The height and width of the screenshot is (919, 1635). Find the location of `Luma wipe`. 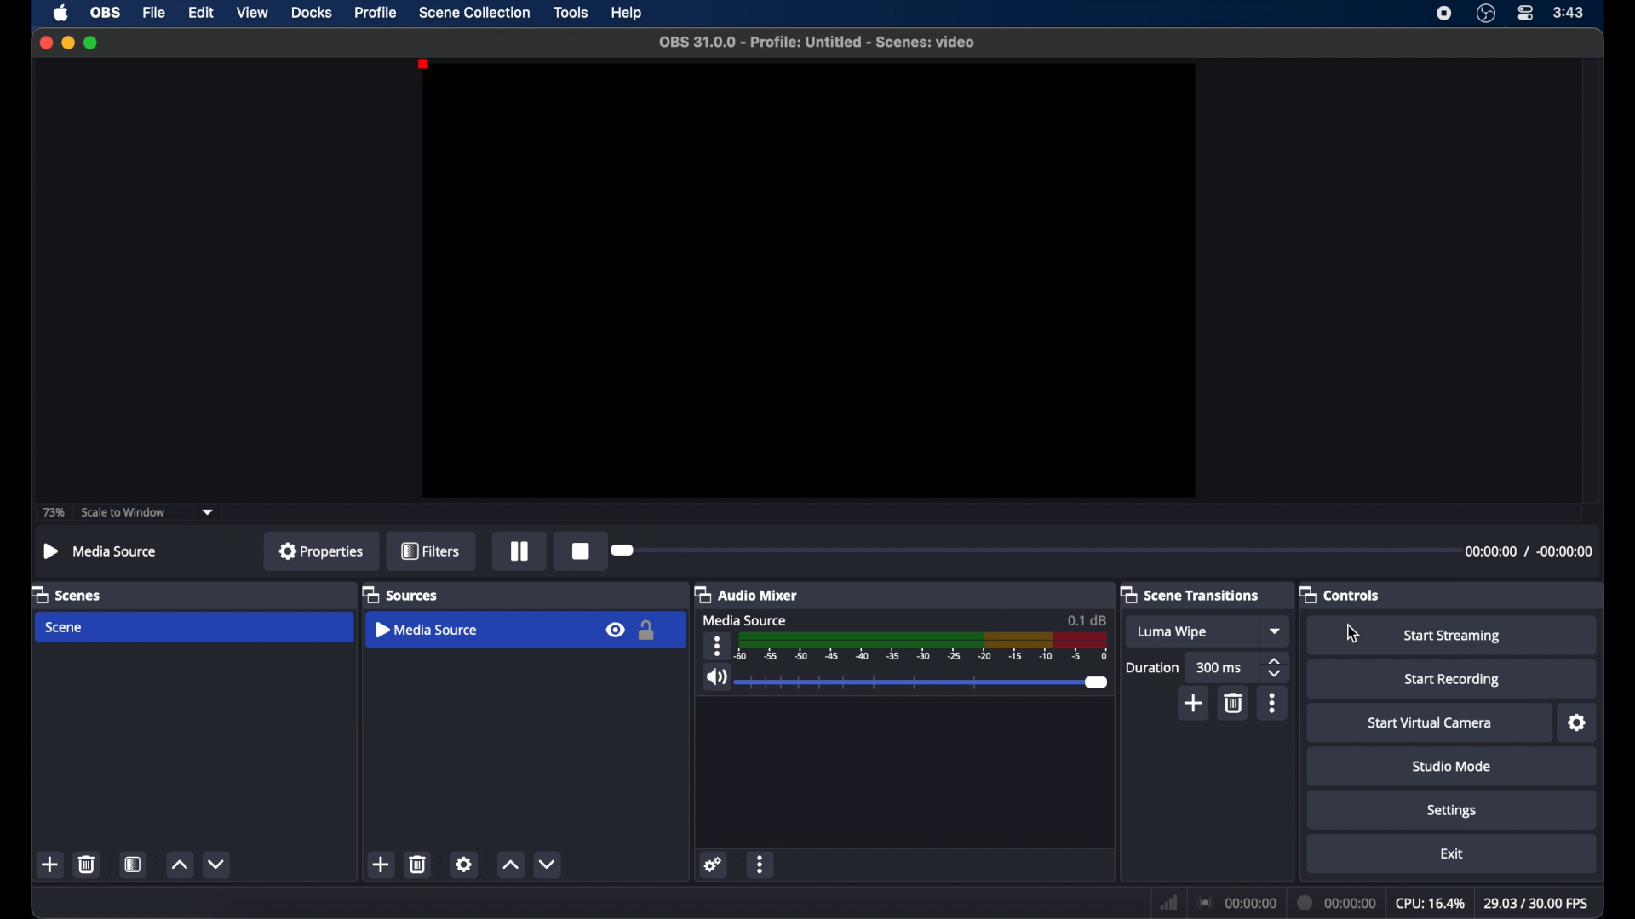

Luma wipe is located at coordinates (1171, 634).